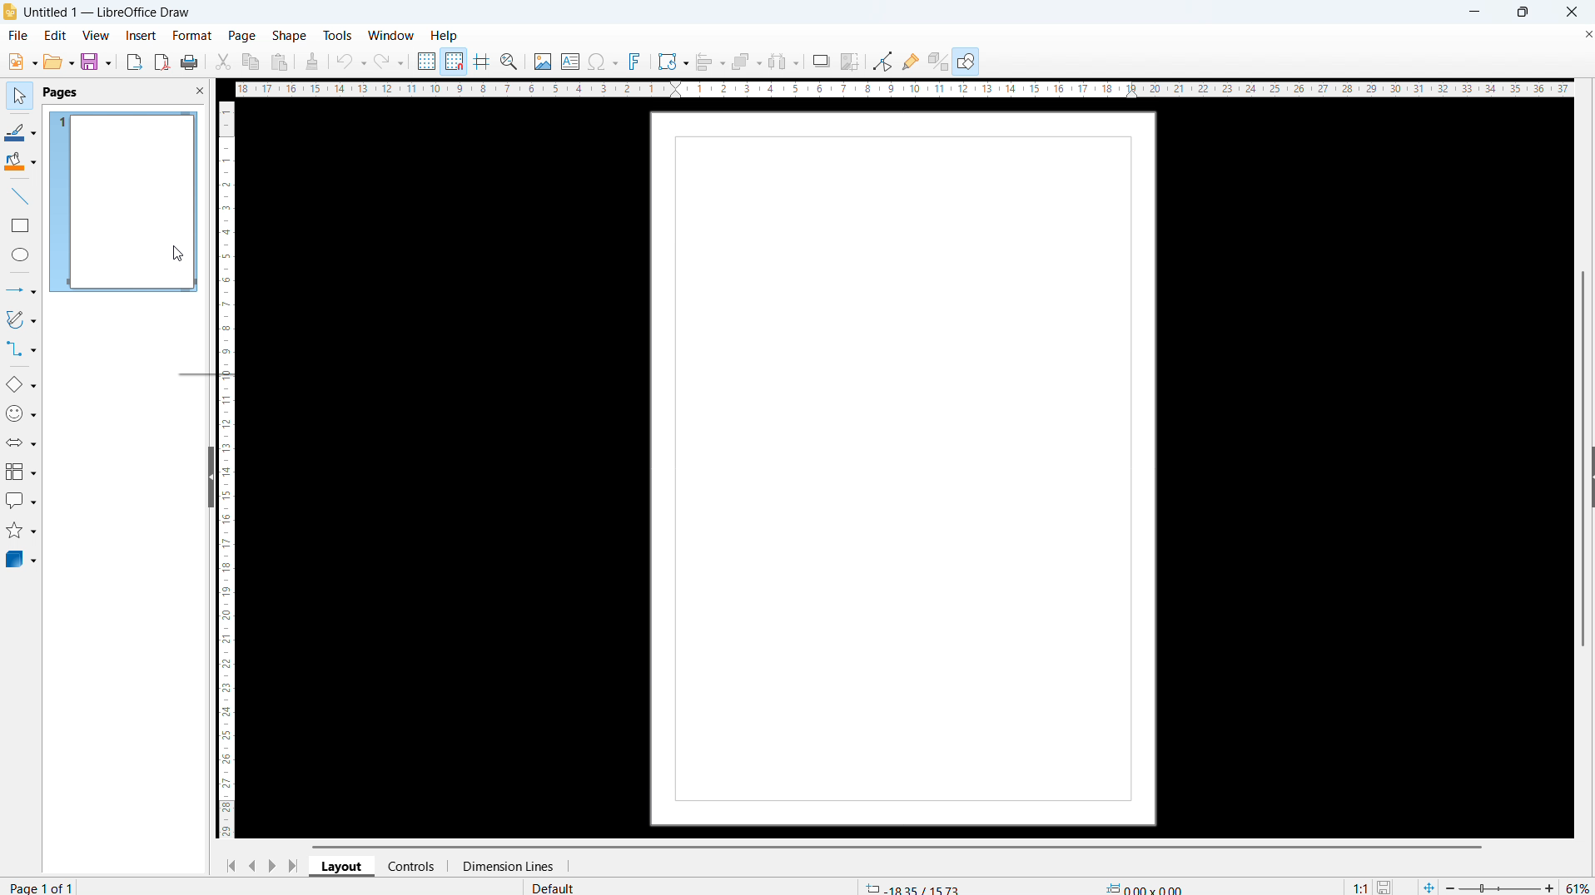 The height and width of the screenshot is (895, 1595). I want to click on go to last page, so click(293, 865).